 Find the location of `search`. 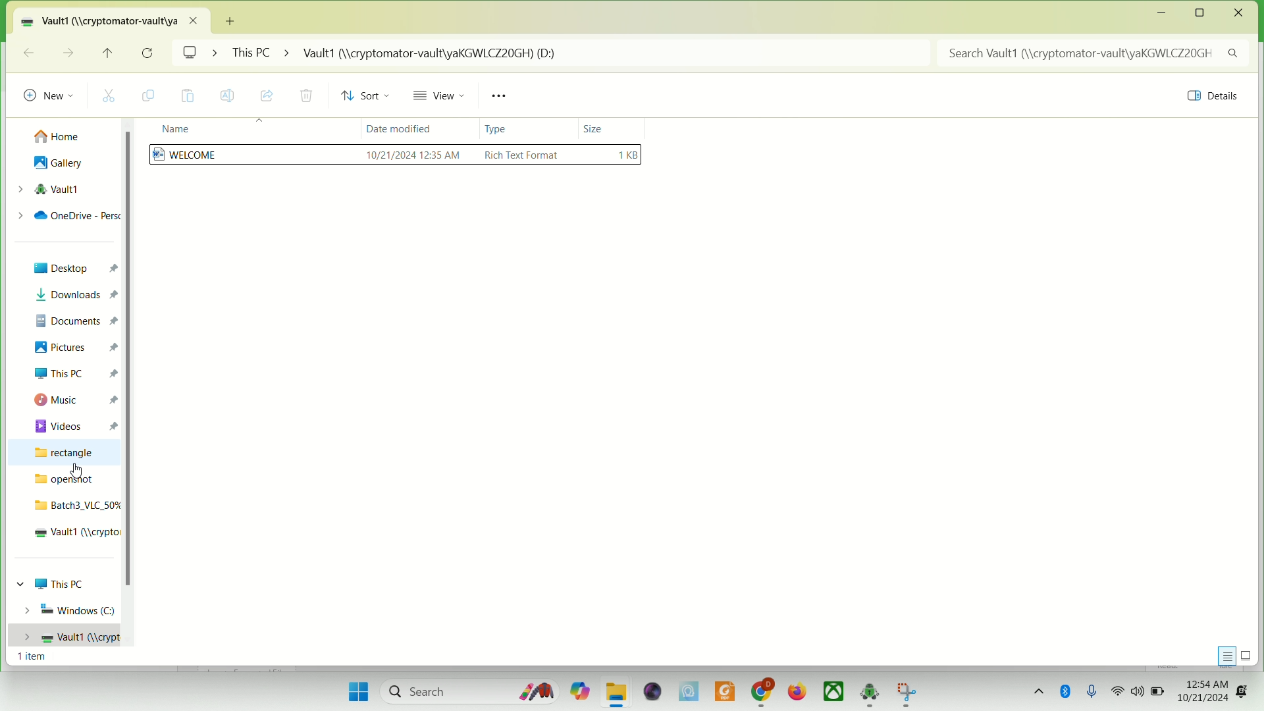

search is located at coordinates (465, 689).